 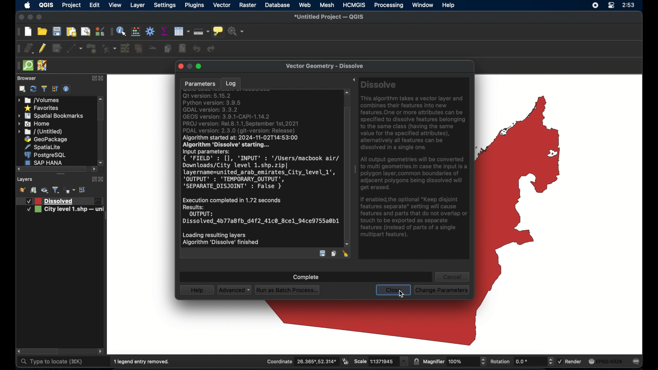 What do you see at coordinates (261, 169) in the screenshot?
I see `log entry` at bounding box center [261, 169].